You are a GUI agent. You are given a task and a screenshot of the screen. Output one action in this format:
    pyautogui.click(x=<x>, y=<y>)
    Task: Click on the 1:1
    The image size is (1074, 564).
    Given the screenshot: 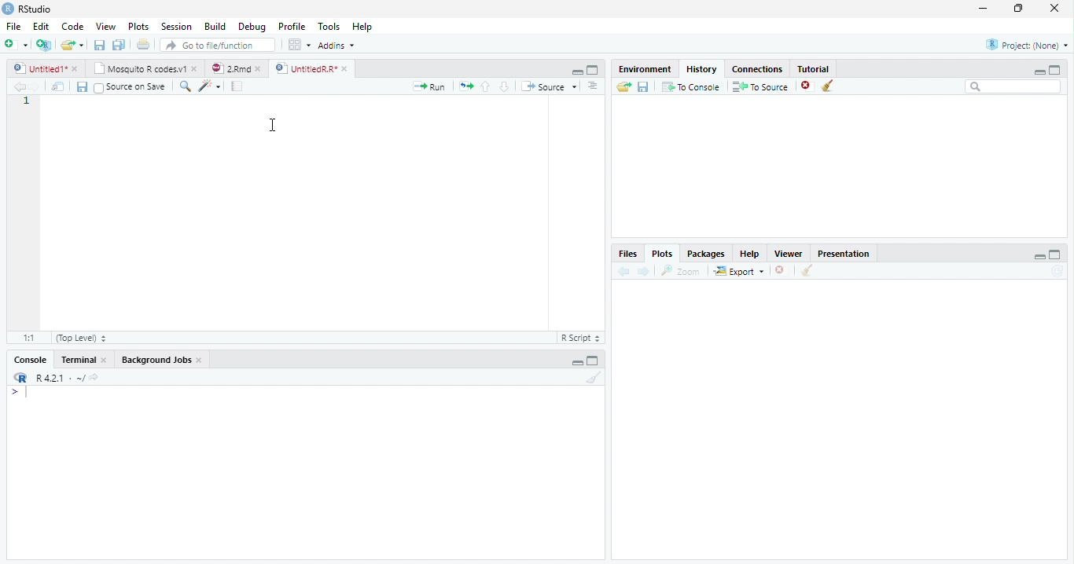 What is the action you would take?
    pyautogui.click(x=31, y=338)
    